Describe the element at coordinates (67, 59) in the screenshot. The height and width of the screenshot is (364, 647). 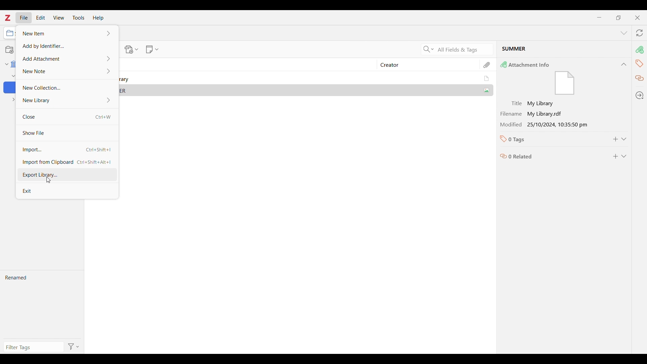
I see `Add attachment ` at that location.